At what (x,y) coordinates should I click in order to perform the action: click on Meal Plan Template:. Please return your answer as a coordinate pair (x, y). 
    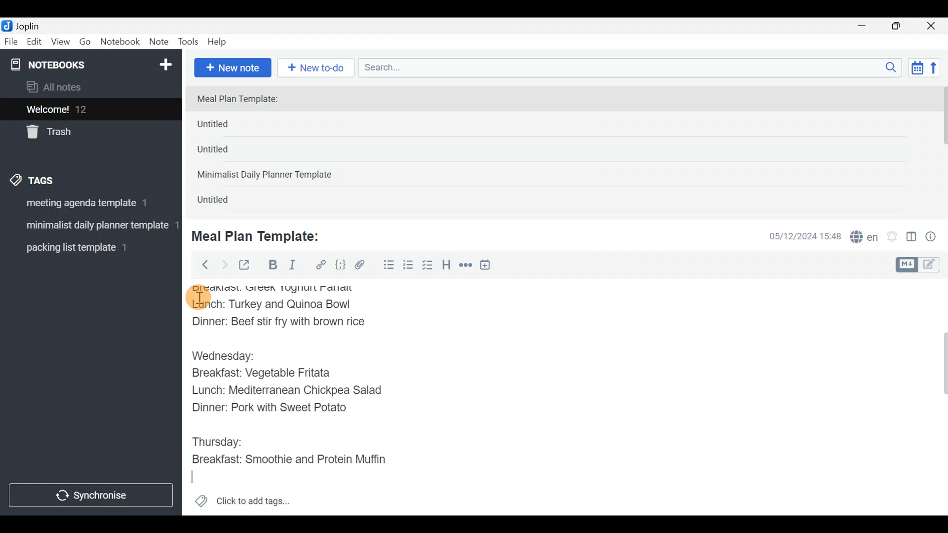
    Looking at the image, I should click on (243, 100).